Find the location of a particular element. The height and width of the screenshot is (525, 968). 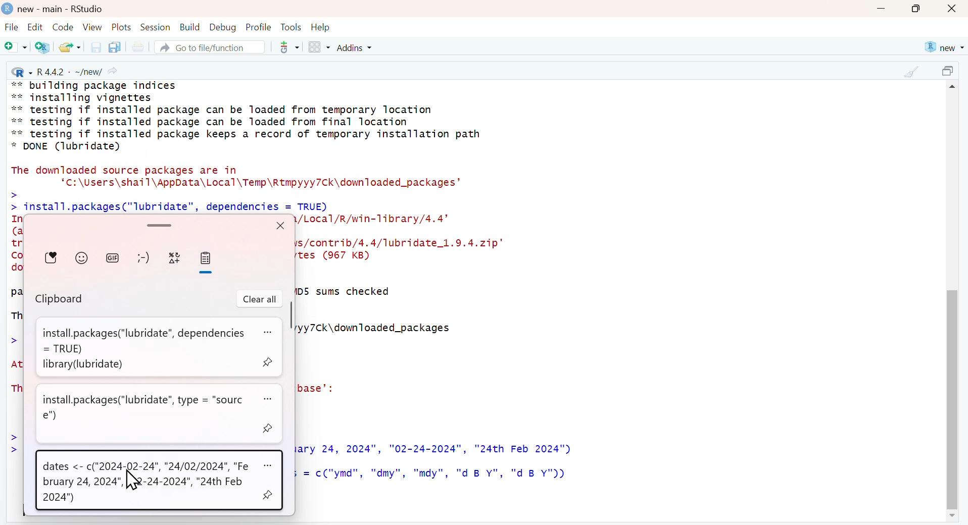

print is located at coordinates (137, 47).